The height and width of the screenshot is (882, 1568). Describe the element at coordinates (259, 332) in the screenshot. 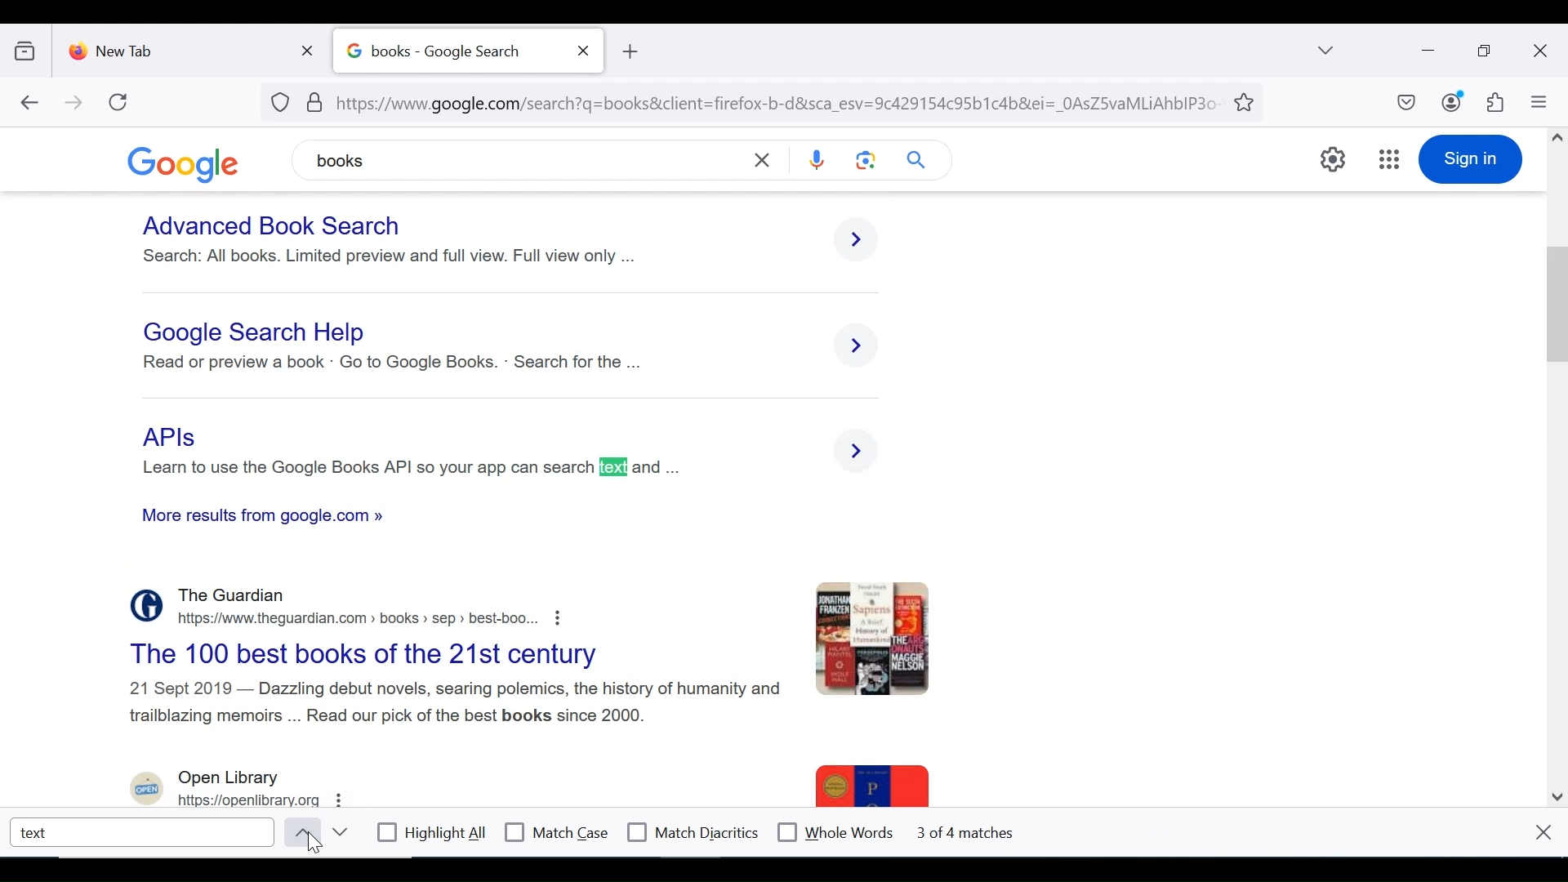

I see `which story book is best for reading` at that location.